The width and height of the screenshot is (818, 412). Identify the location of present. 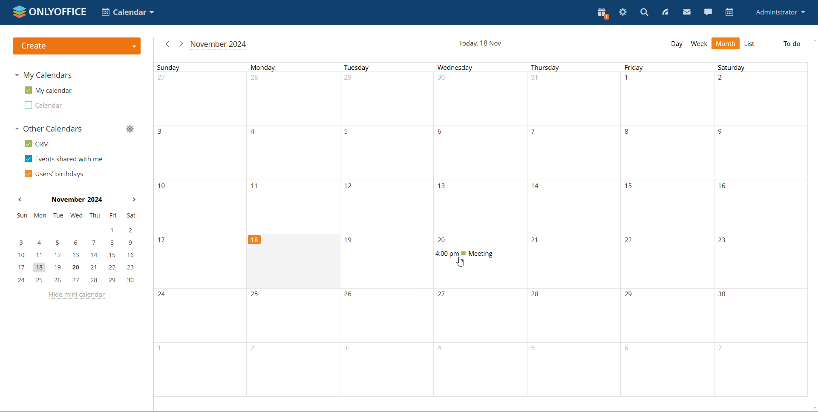
(604, 13).